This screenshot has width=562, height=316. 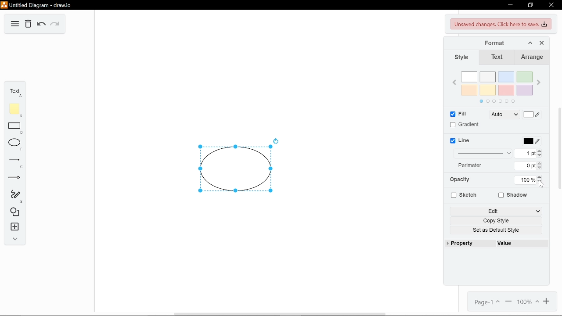 I want to click on Set as Default Style, so click(x=497, y=230).